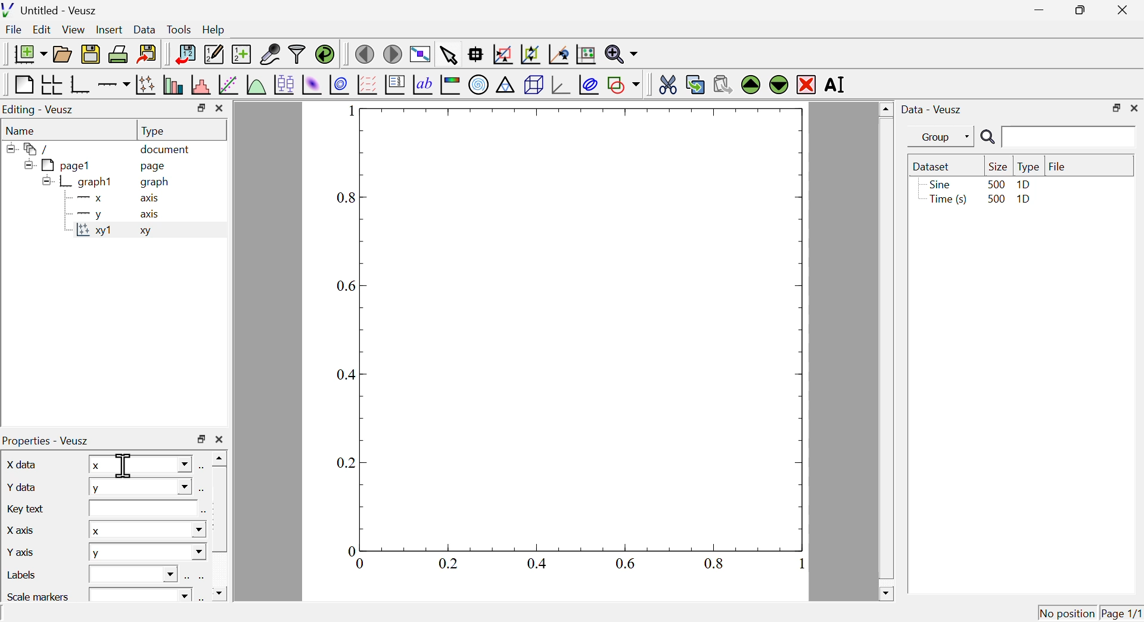 The image size is (1144, 622). What do you see at coordinates (666, 83) in the screenshot?
I see `cut the selected widget` at bounding box center [666, 83].